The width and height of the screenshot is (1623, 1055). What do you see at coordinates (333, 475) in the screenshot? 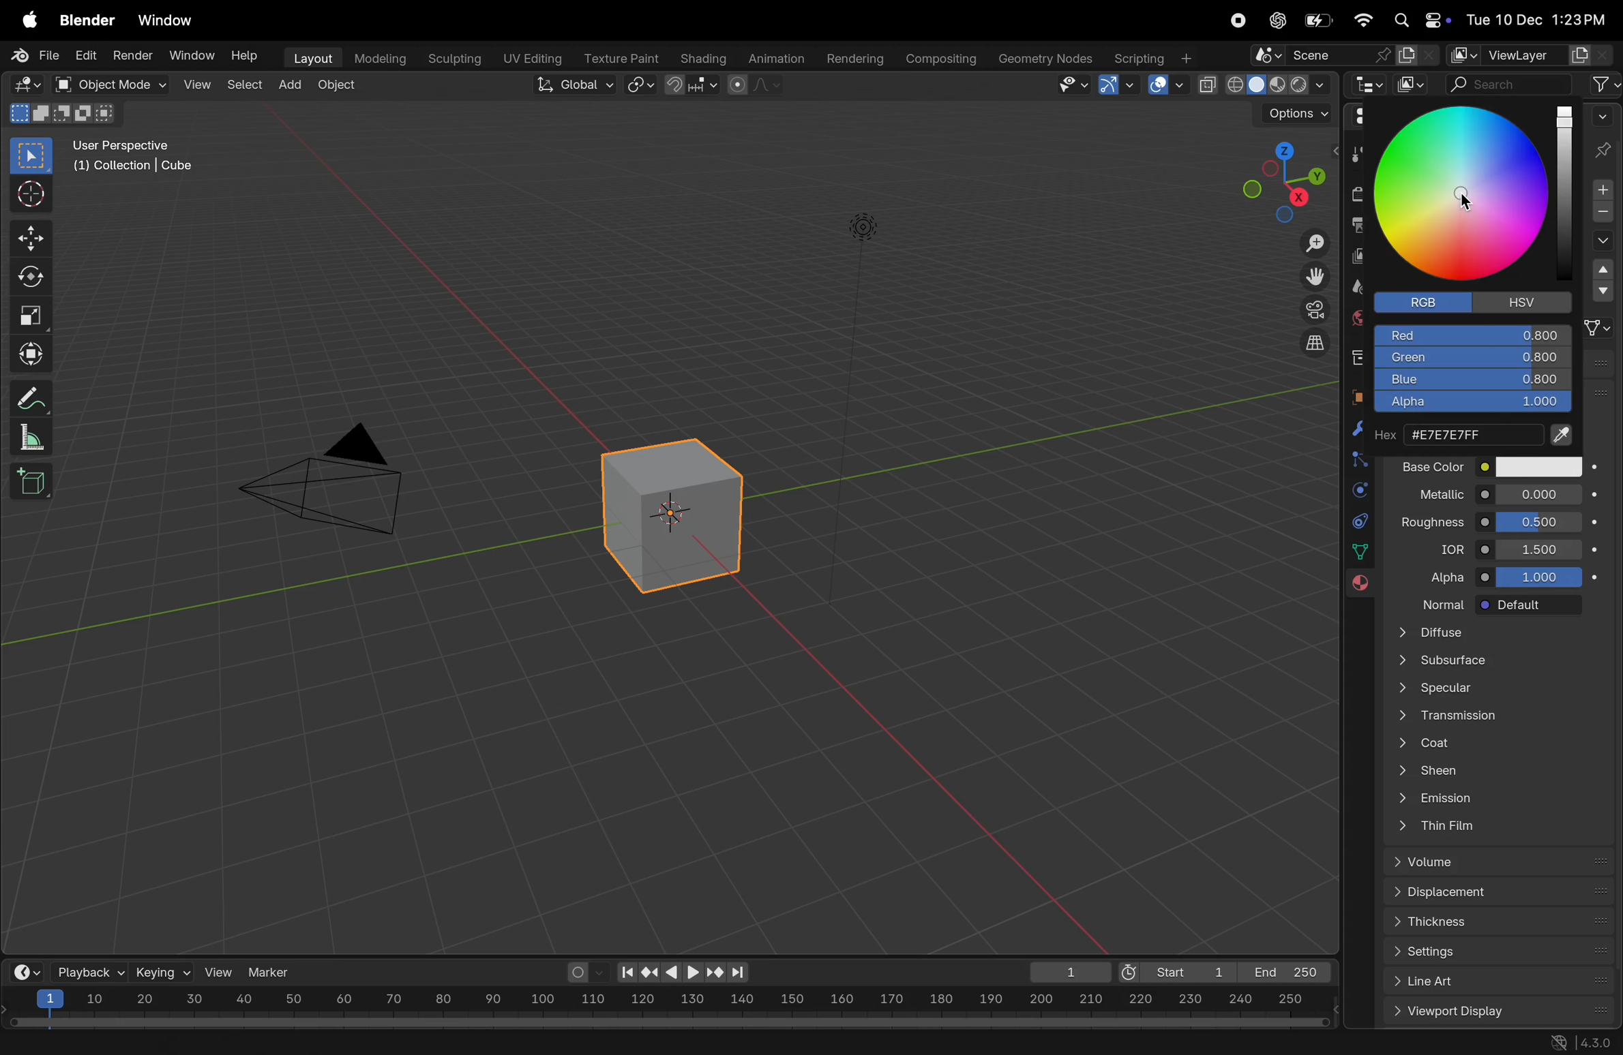
I see `camera view ` at bounding box center [333, 475].